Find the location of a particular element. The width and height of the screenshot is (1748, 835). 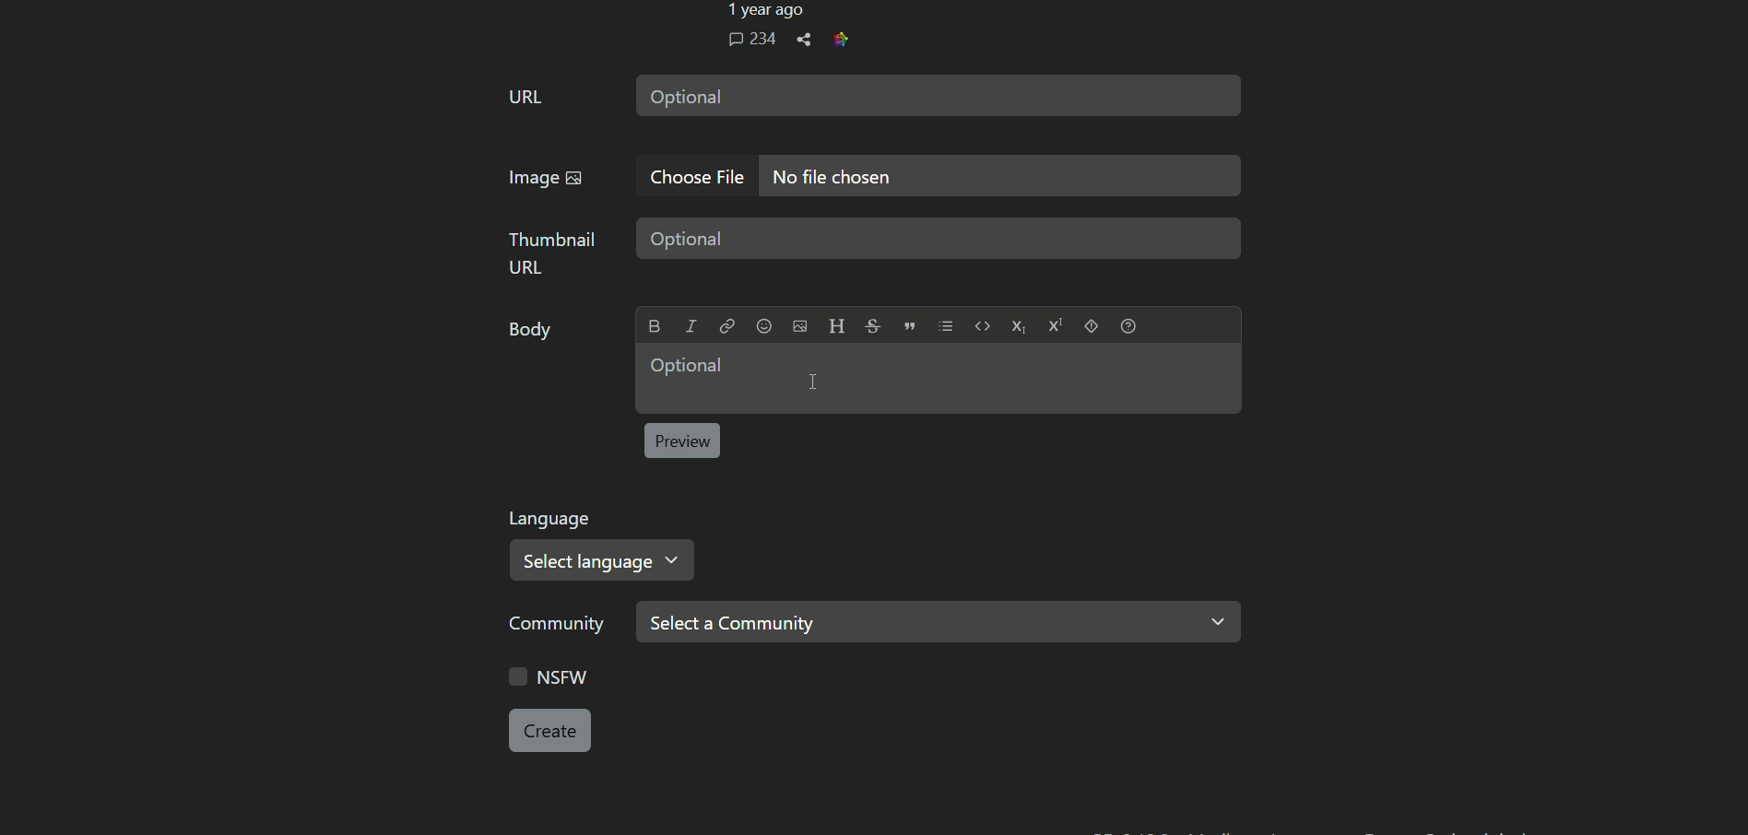

thumbnail URL is located at coordinates (550, 252).